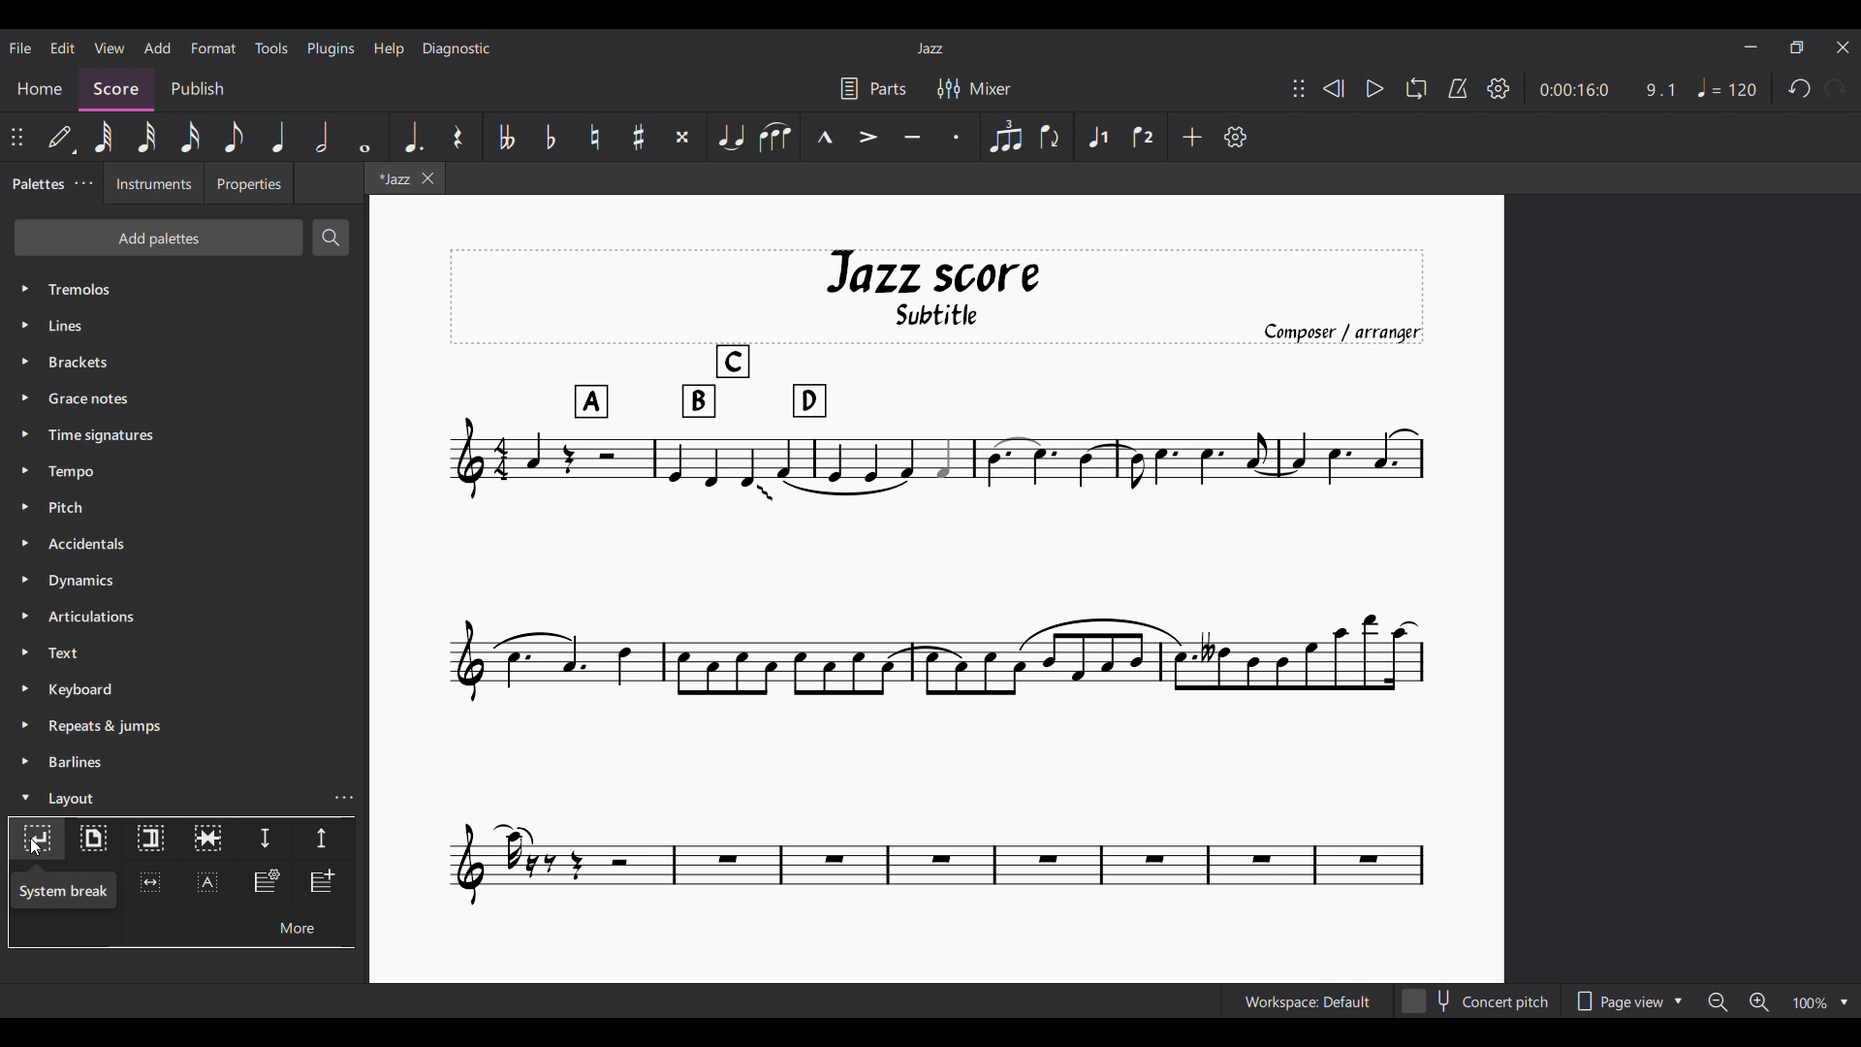 The width and height of the screenshot is (1861, 1047). I want to click on Marcato, so click(824, 137).